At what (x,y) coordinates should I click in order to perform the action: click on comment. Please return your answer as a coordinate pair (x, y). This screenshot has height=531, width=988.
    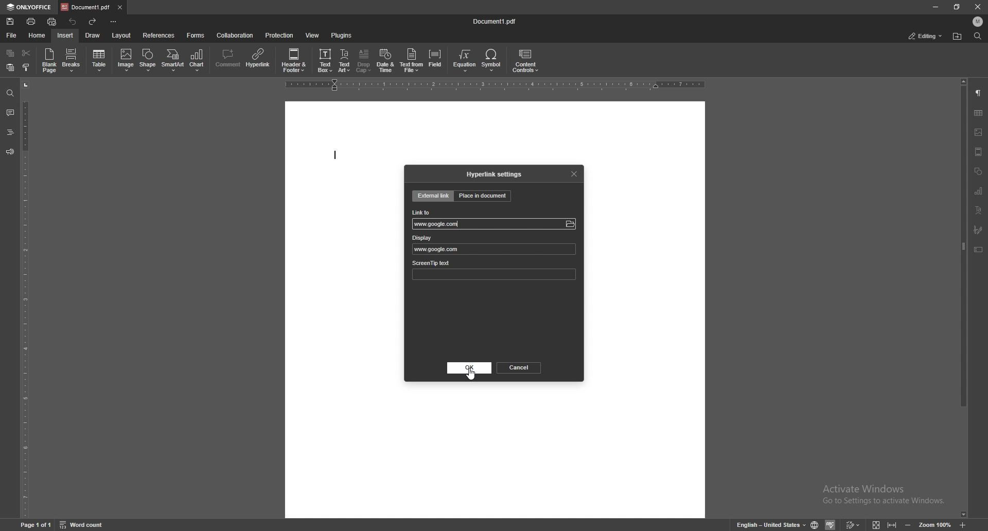
    Looking at the image, I should click on (229, 59).